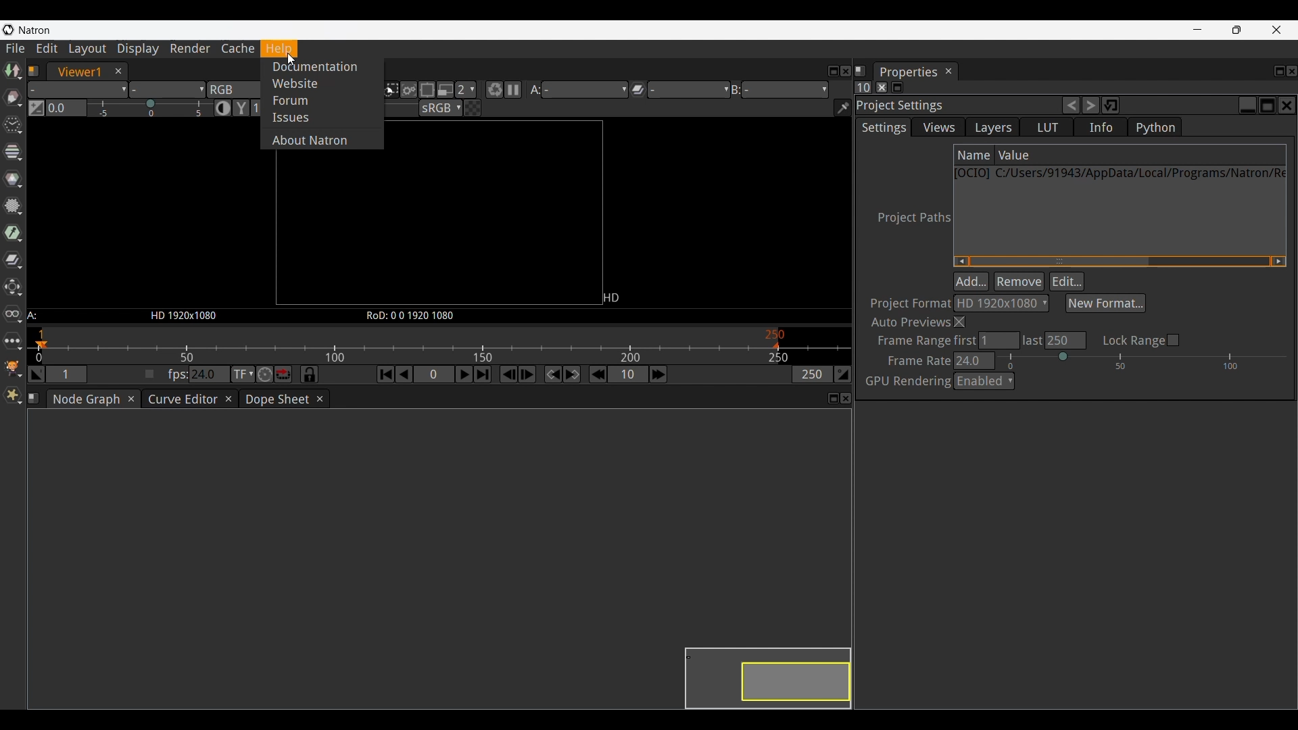  Describe the element at coordinates (321, 67) in the screenshot. I see `Documentation` at that location.